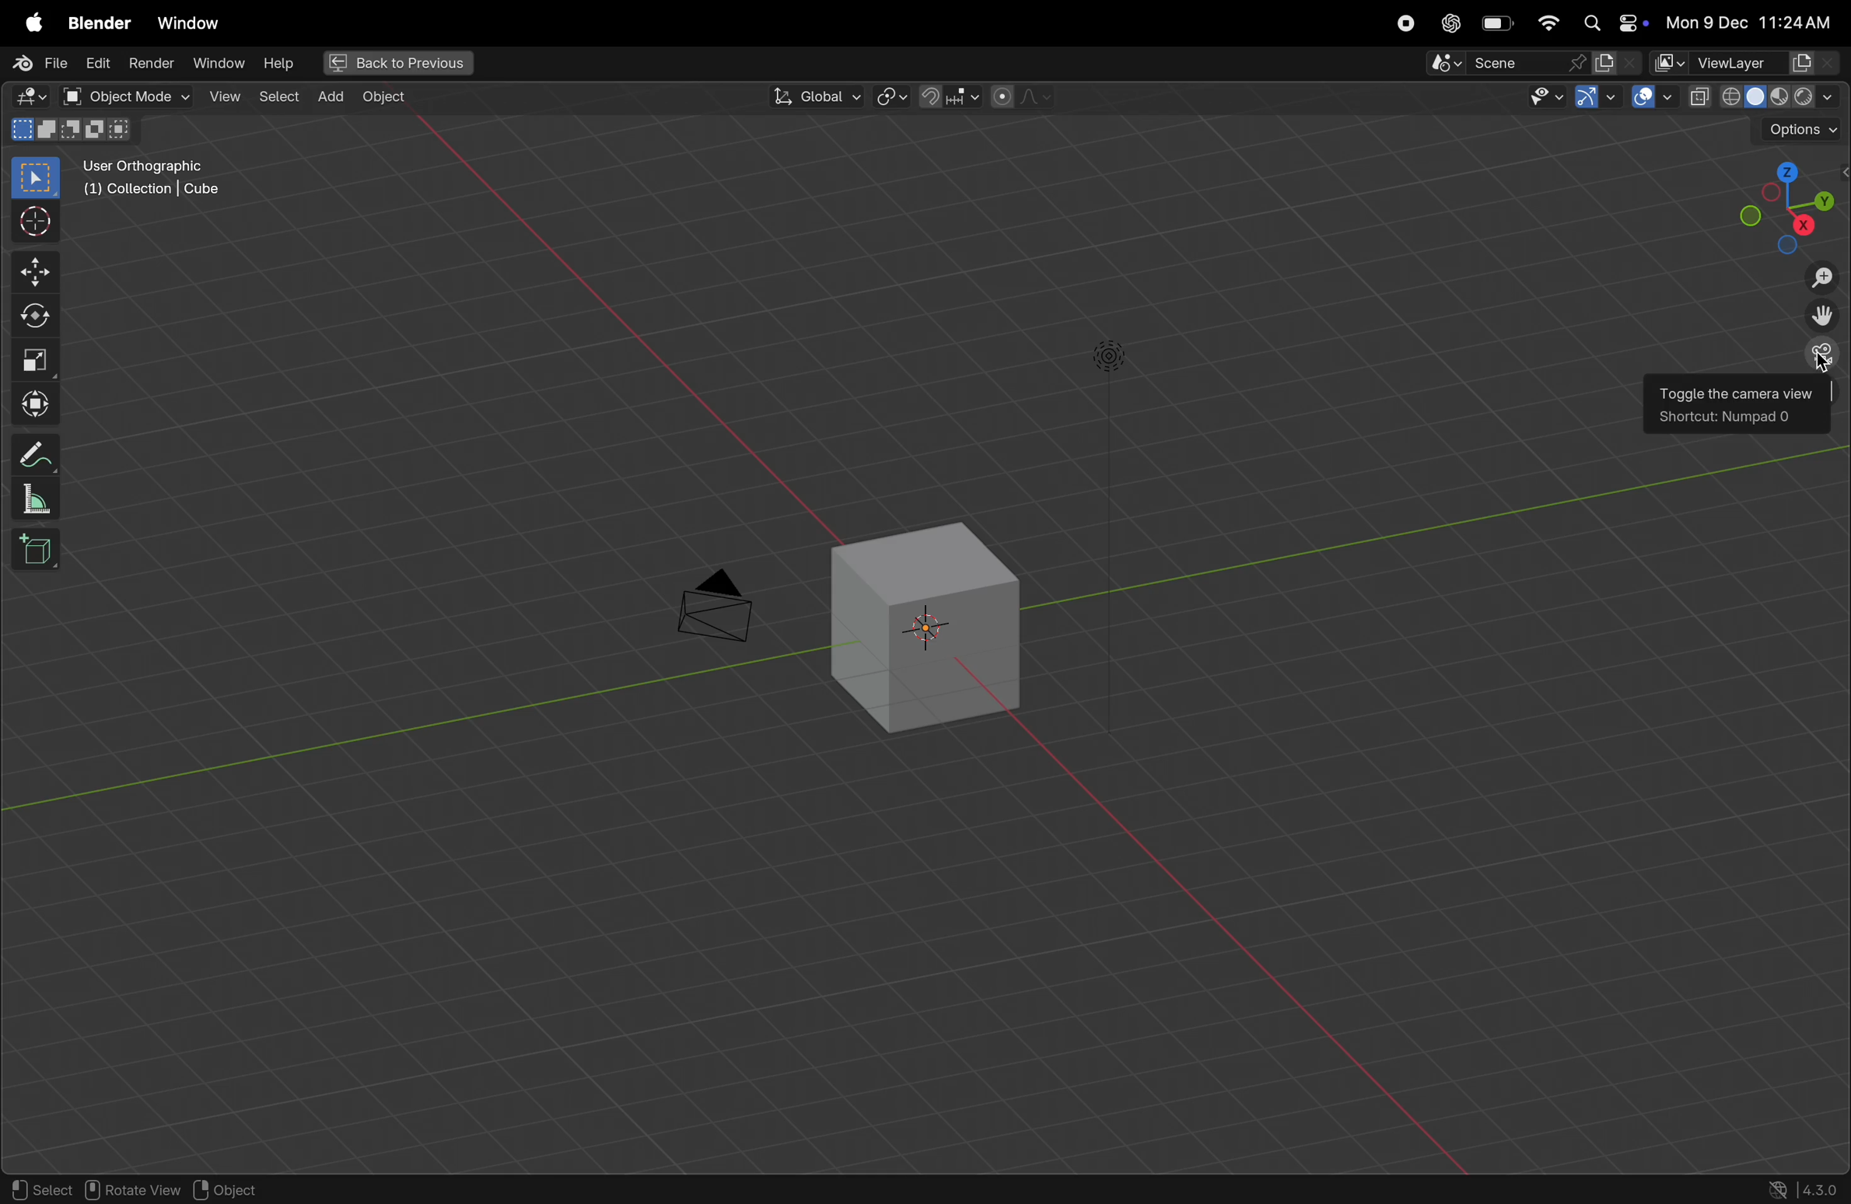  Describe the element at coordinates (1539, 99) in the screenshot. I see `visibility` at that location.